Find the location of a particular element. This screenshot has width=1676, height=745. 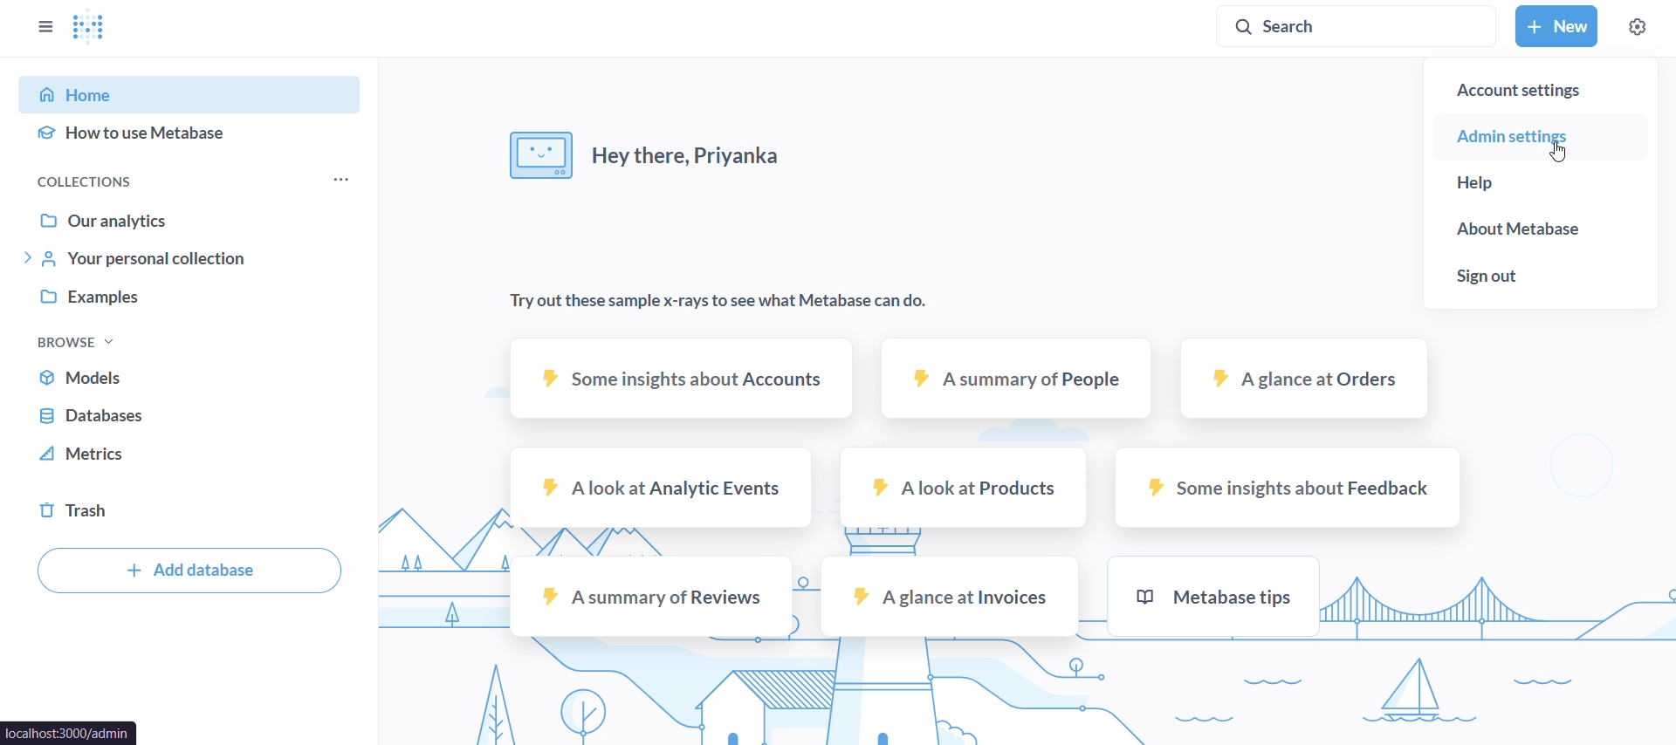

home is located at coordinates (197, 92).